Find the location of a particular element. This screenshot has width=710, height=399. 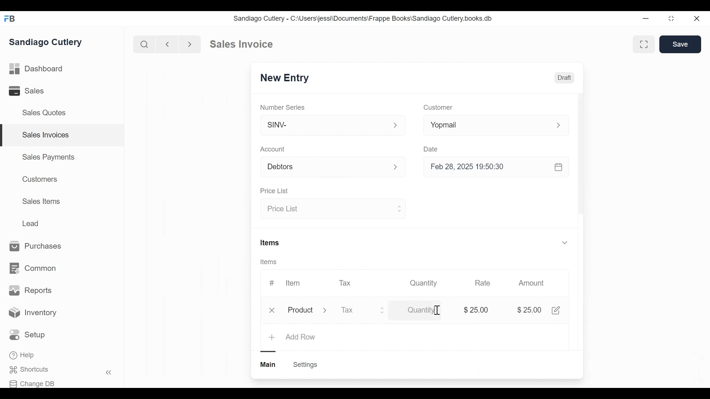

Dashboard is located at coordinates (37, 68).